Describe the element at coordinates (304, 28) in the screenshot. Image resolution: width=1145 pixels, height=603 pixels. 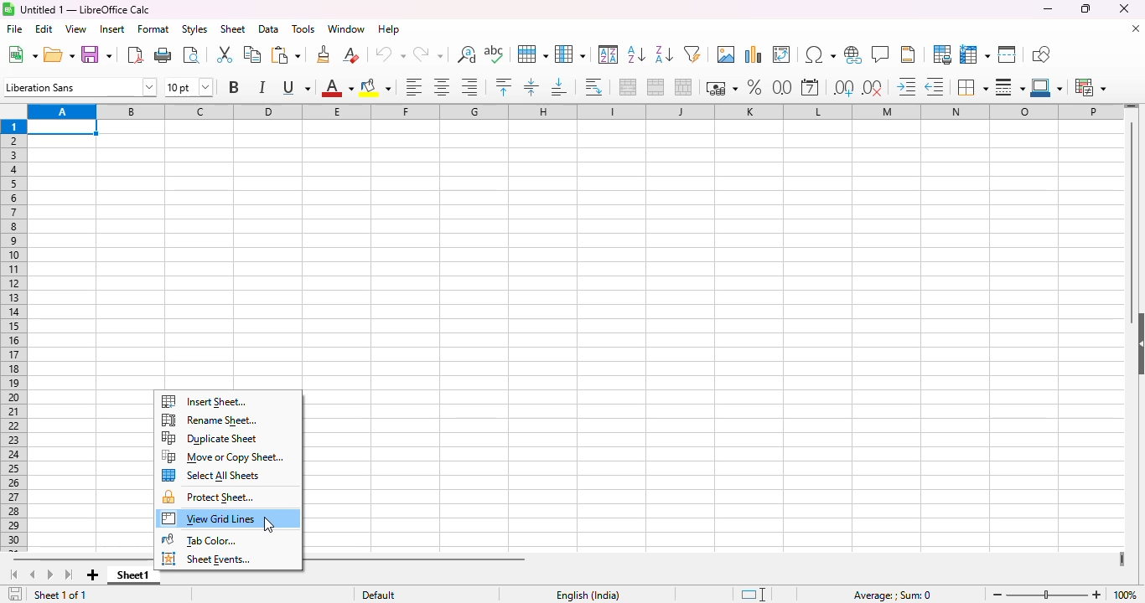
I see `tools` at that location.